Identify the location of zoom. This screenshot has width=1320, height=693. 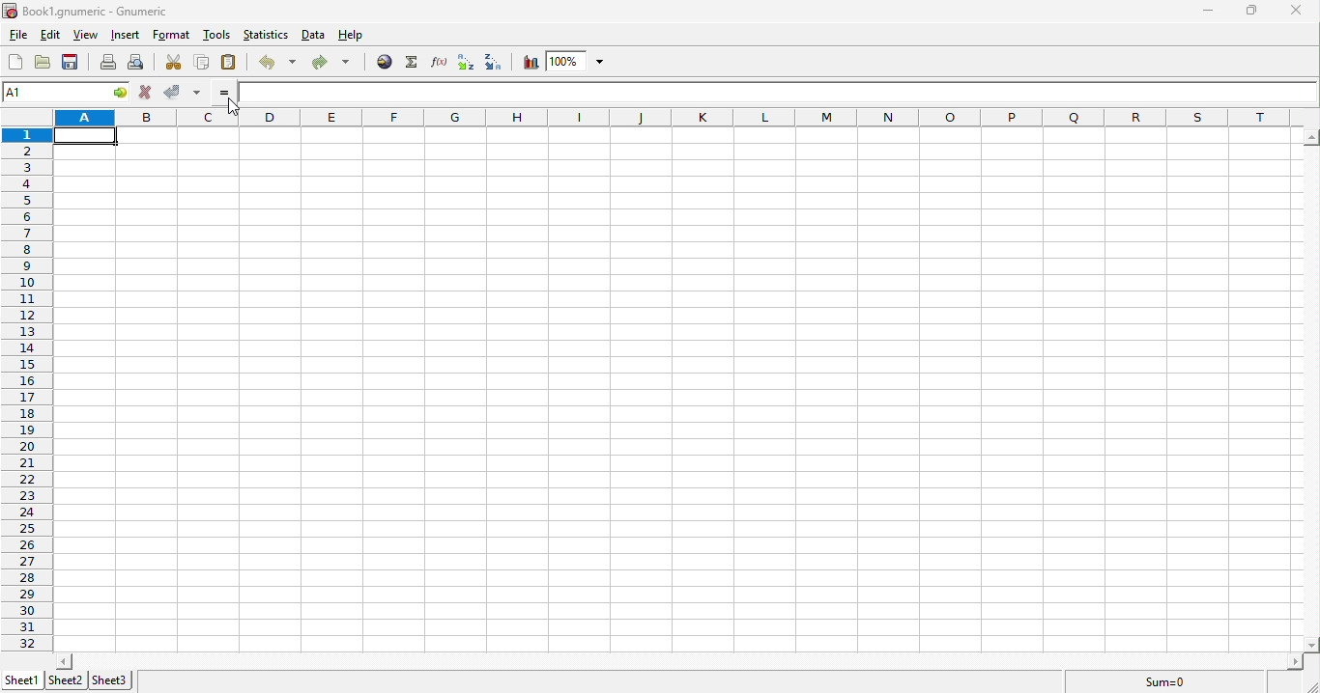
(581, 61).